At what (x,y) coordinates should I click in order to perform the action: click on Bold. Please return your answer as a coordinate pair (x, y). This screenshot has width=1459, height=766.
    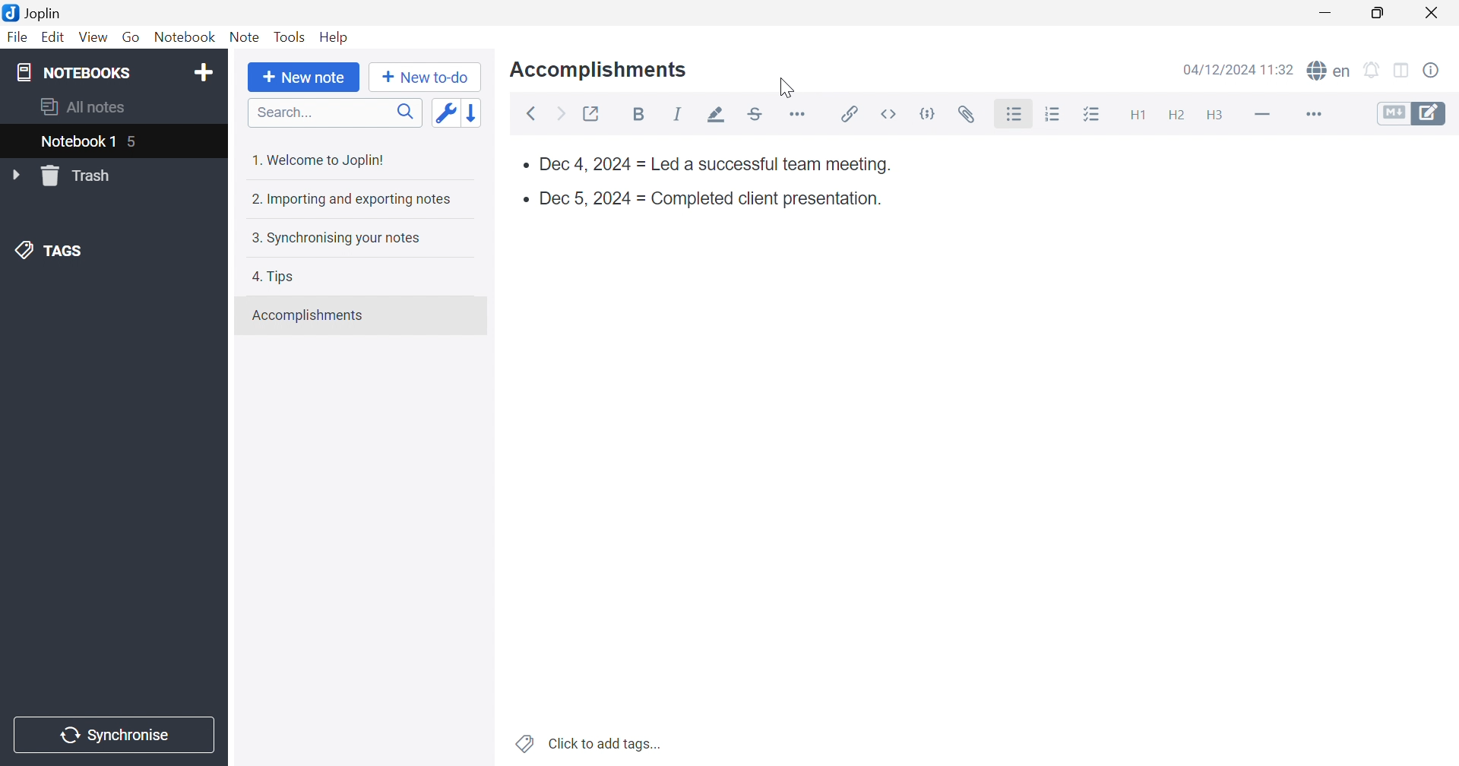
    Looking at the image, I should click on (639, 113).